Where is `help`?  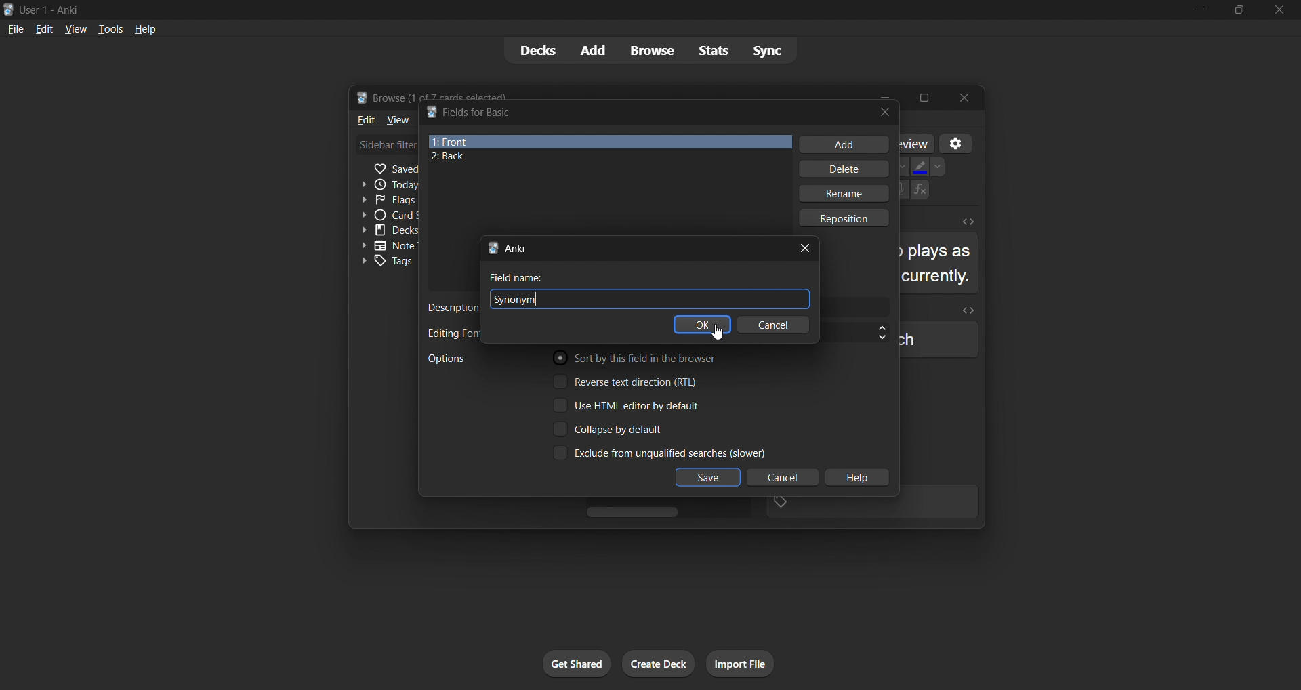
help is located at coordinates (146, 29).